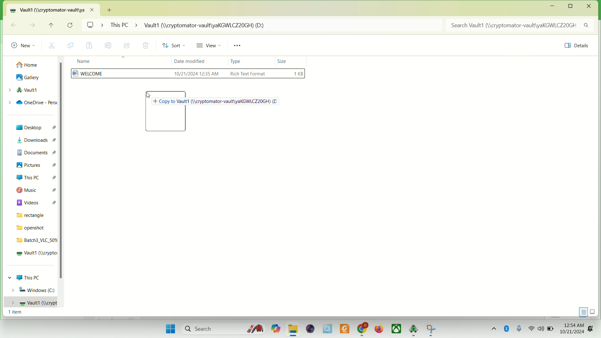 This screenshot has width=601, height=338. I want to click on refresh, so click(70, 25).